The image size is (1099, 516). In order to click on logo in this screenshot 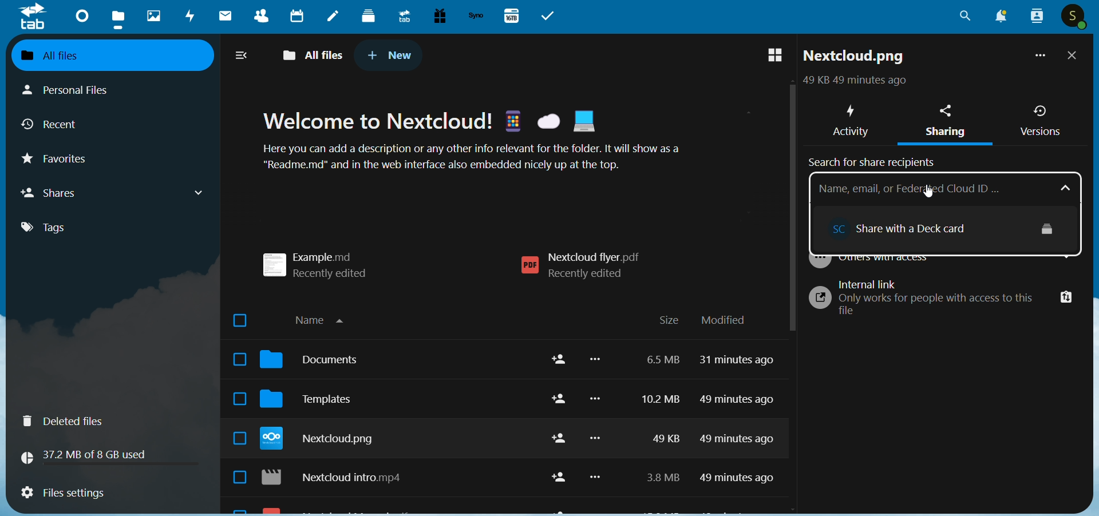, I will do `click(33, 17)`.